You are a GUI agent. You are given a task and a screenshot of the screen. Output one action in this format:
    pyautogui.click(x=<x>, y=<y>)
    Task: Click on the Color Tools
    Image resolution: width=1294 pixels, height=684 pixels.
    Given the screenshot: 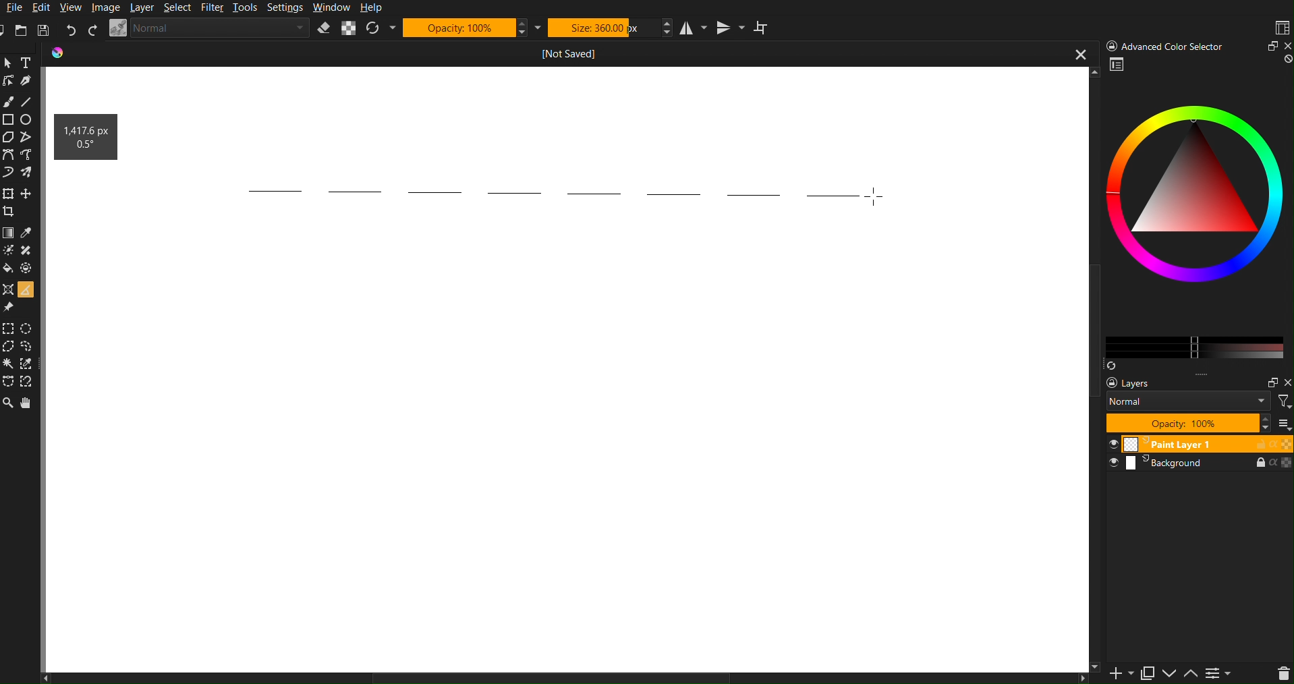 What is the action you would take?
    pyautogui.click(x=8, y=232)
    